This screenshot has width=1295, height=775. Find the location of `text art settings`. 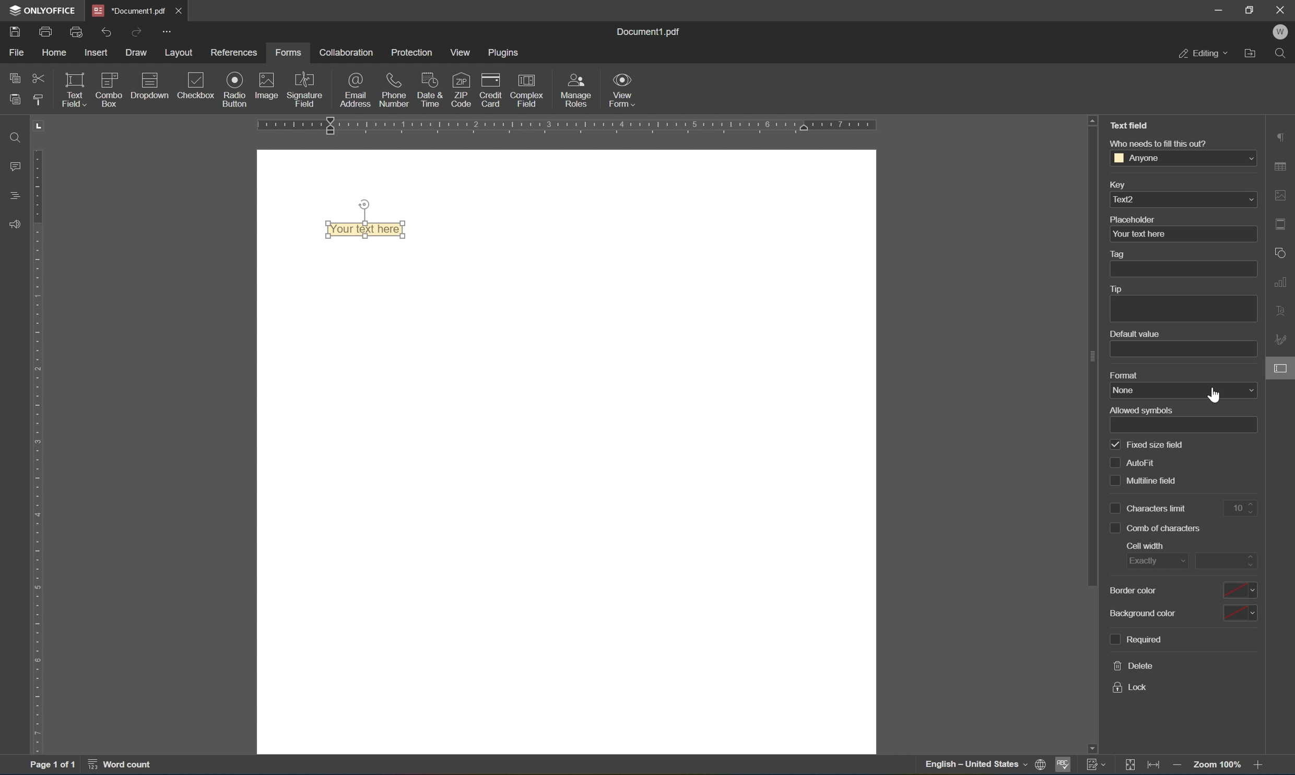

text art settings is located at coordinates (1280, 313).